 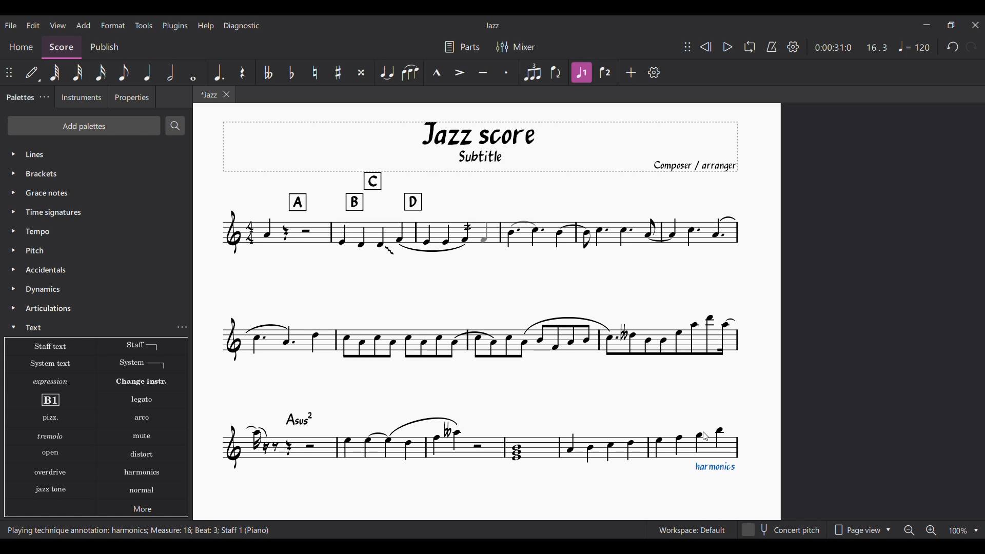 I want to click on Collapse, so click(x=13, y=327).